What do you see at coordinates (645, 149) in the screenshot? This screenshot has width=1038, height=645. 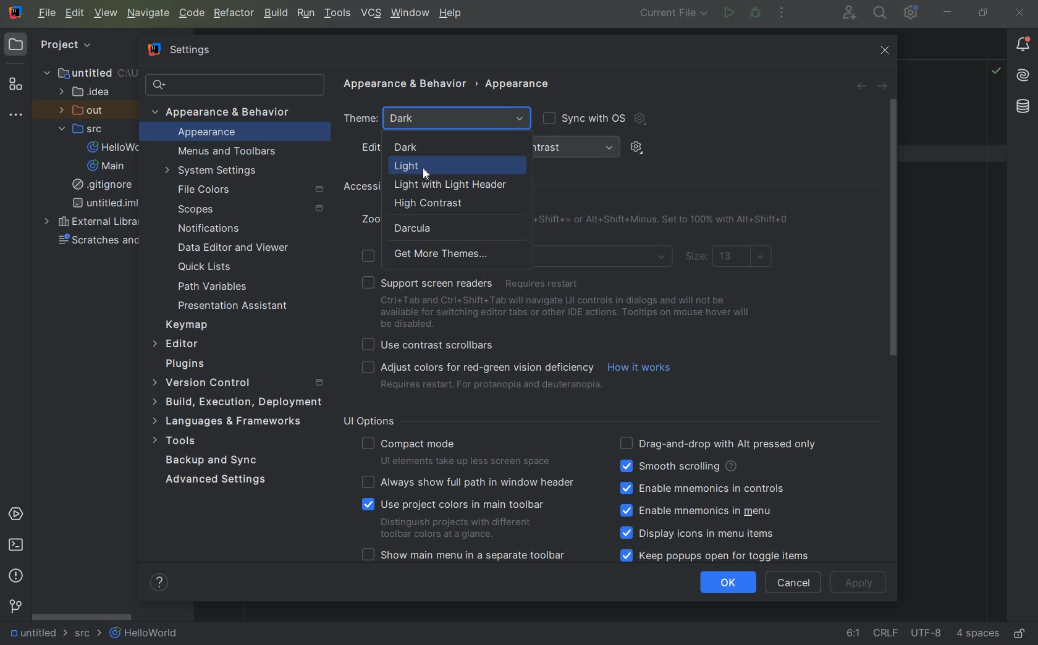 I see `Shown scheme options` at bounding box center [645, 149].